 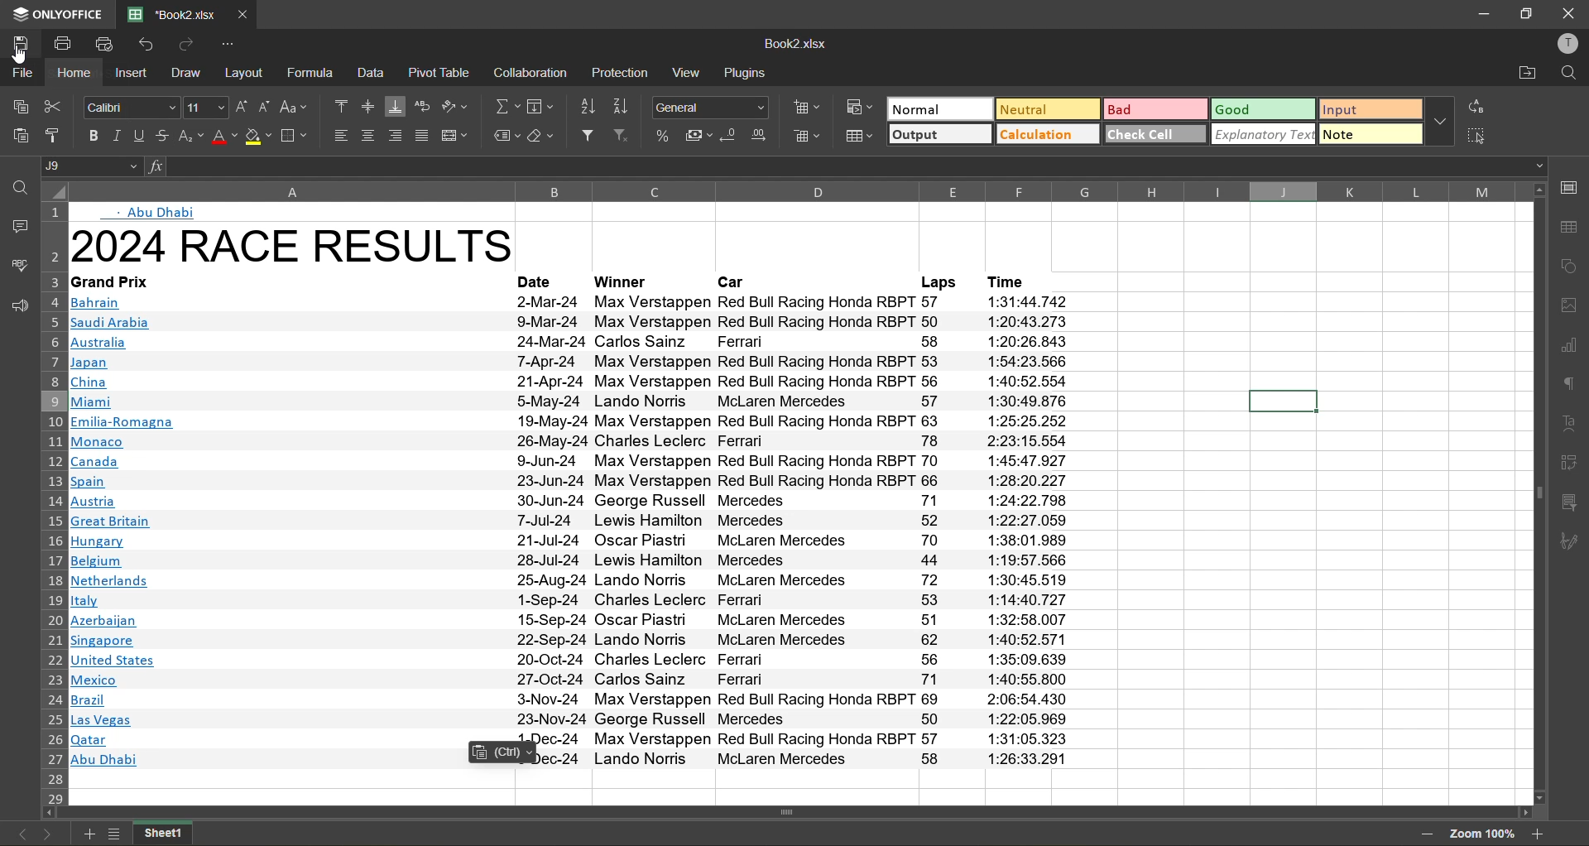 What do you see at coordinates (570, 621) in the screenshot?
I see `text info` at bounding box center [570, 621].